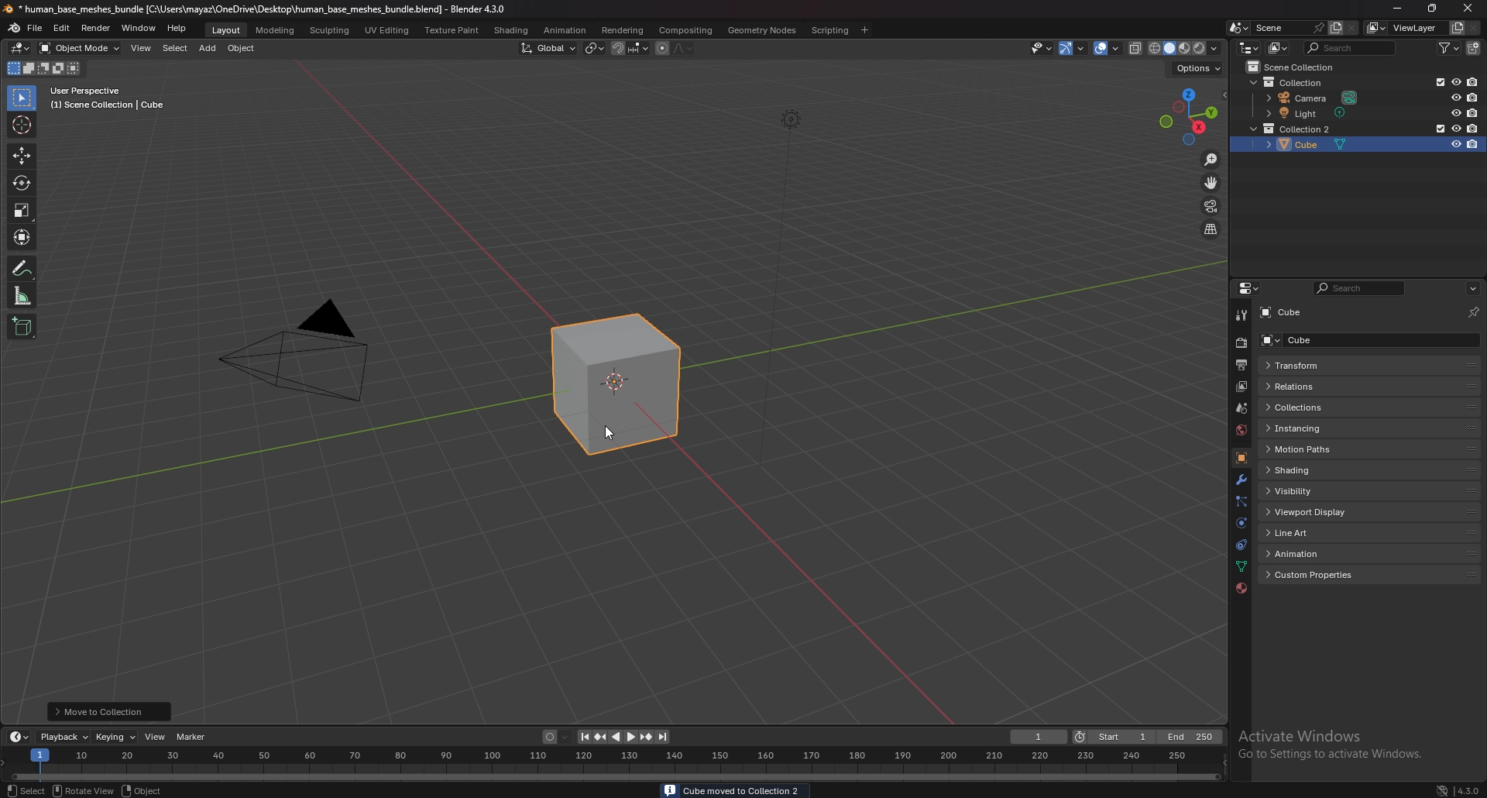 This screenshot has width=1487, height=798. Describe the element at coordinates (1242, 315) in the screenshot. I see `tool` at that location.